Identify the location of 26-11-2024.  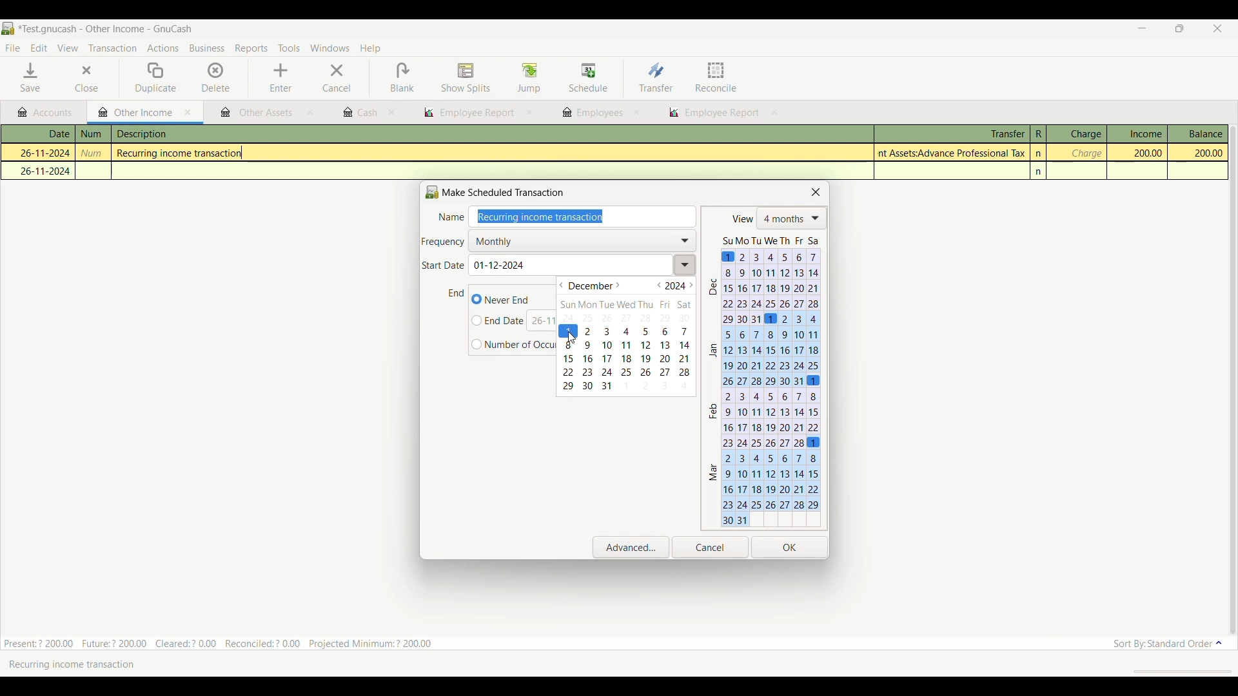
(39, 151).